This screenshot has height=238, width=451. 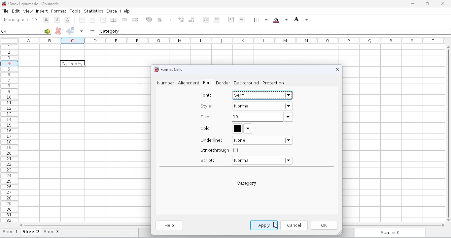 I want to click on C4, so click(x=4, y=31).